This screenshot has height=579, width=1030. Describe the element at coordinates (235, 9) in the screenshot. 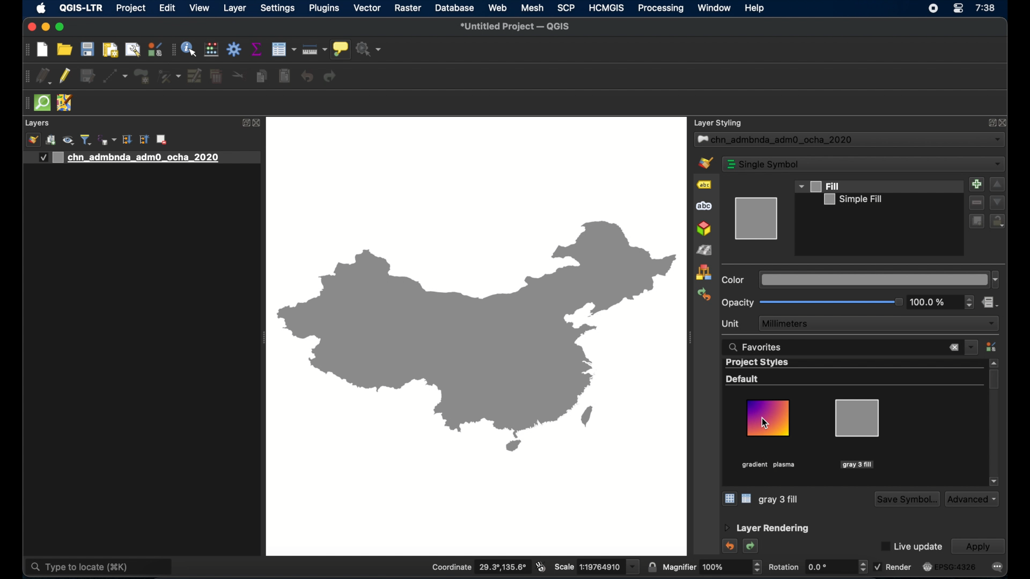

I see `layer` at that location.